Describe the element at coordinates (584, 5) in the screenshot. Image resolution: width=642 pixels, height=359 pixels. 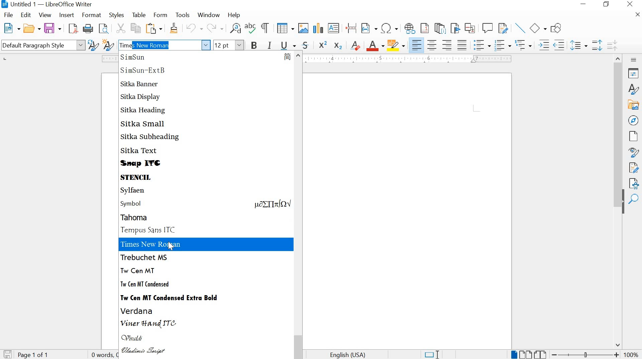
I see `MINIMIZE` at that location.